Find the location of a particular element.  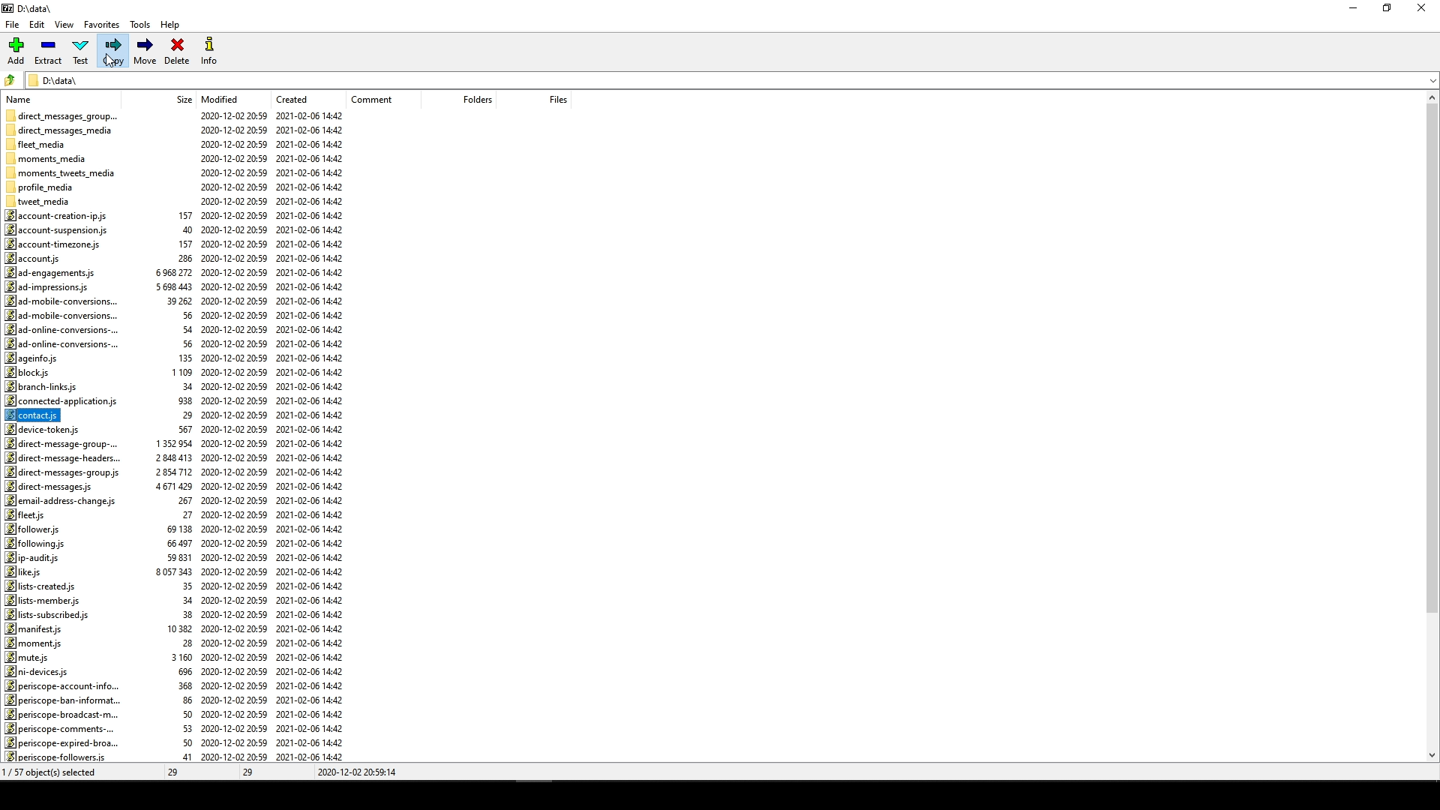

2020-12-02 20:59:14 is located at coordinates (360, 773).